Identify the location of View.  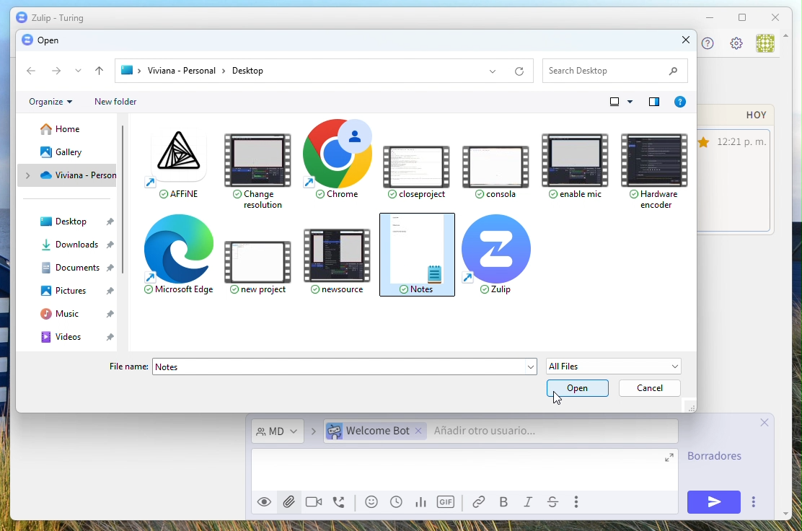
(623, 102).